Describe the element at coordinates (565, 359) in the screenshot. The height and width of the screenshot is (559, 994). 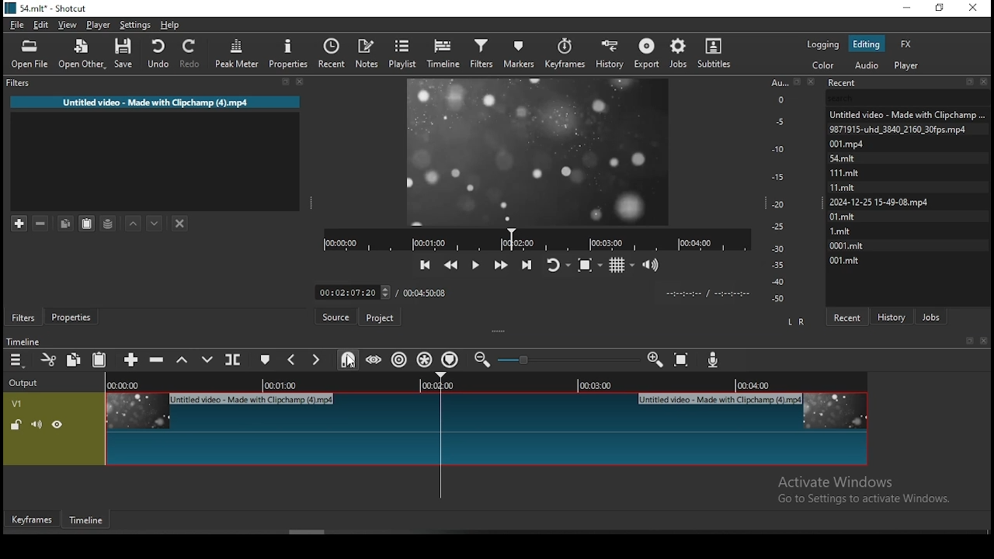
I see `zoom in or zoom out slider` at that location.